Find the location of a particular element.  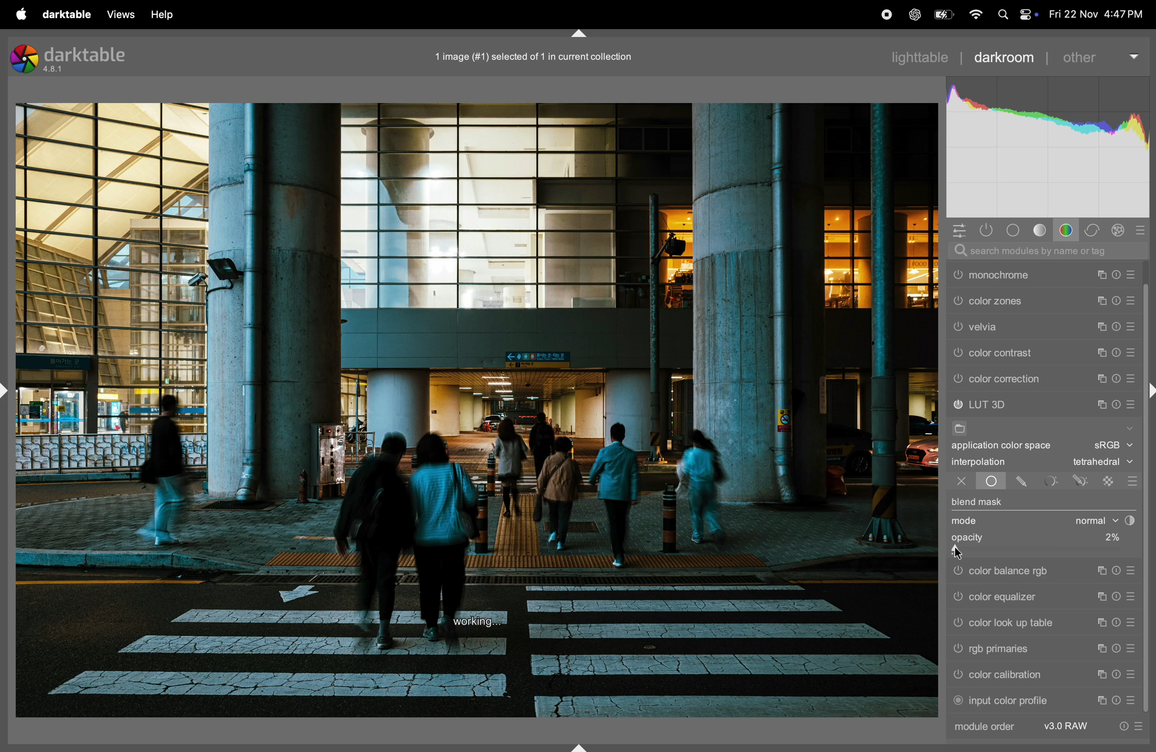

close is located at coordinates (955, 482).